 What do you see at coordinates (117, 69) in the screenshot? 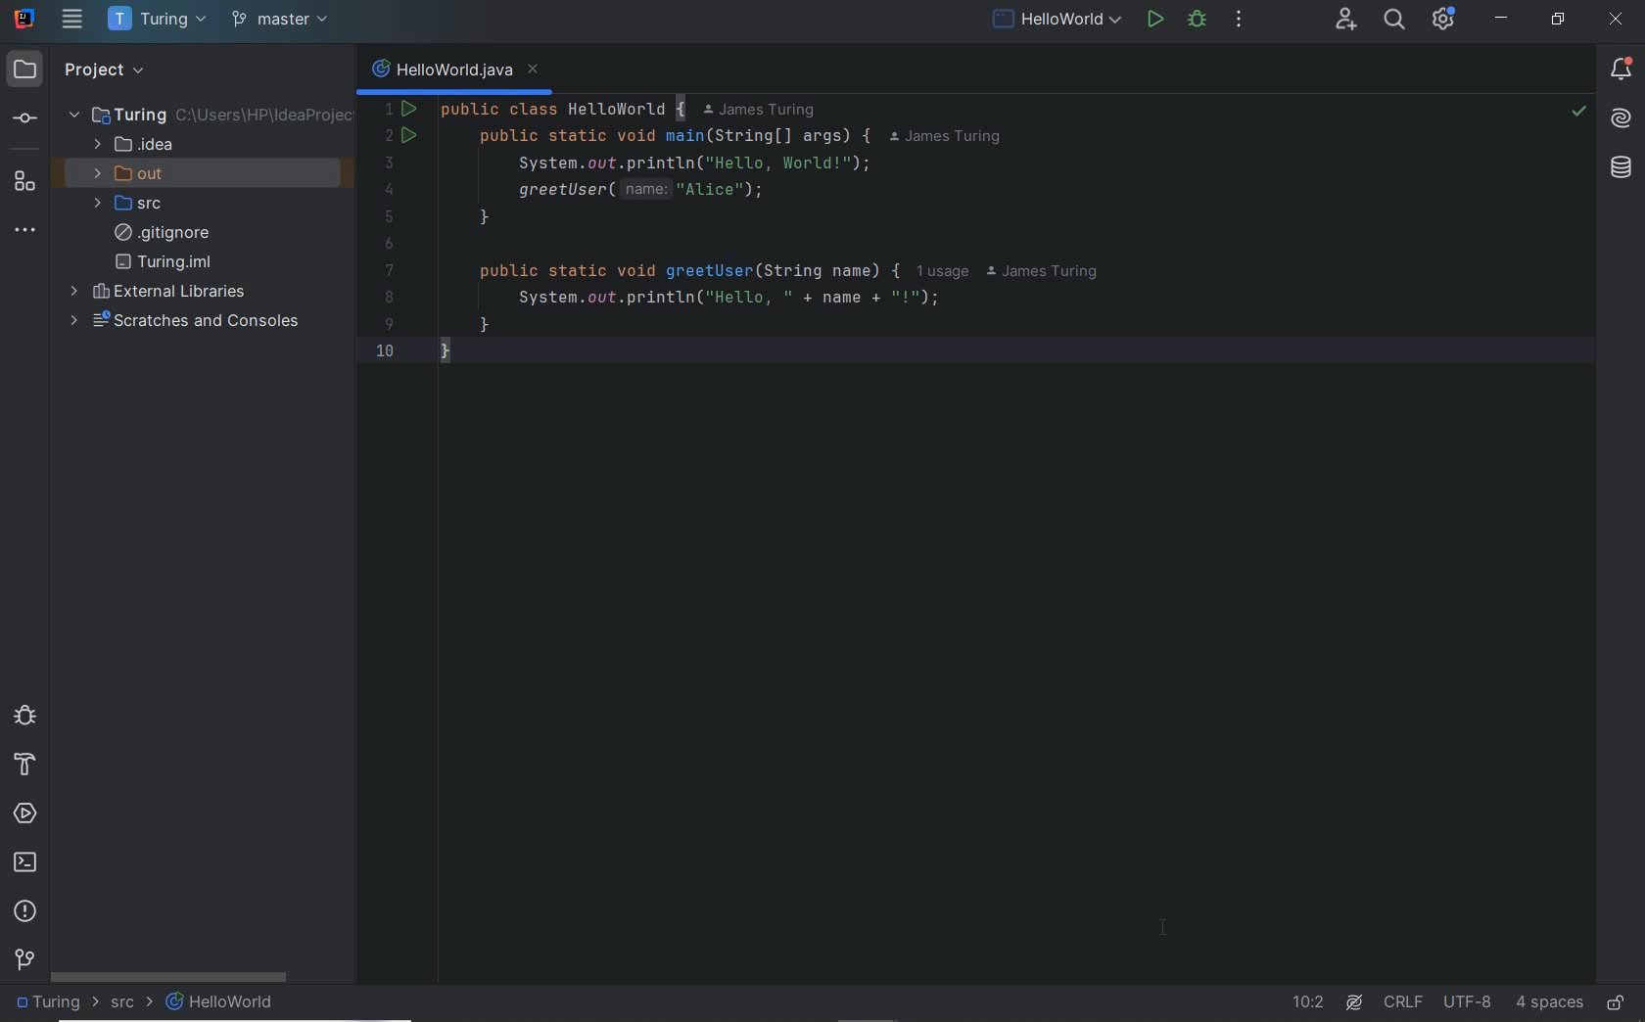
I see `project` at bounding box center [117, 69].